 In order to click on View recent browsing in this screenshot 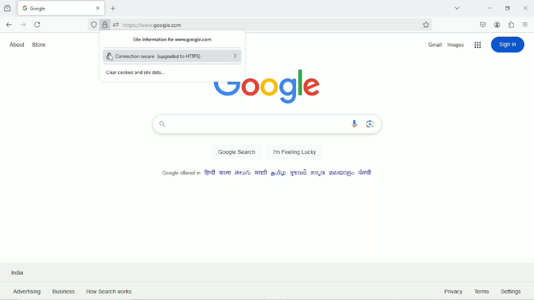, I will do `click(9, 7)`.